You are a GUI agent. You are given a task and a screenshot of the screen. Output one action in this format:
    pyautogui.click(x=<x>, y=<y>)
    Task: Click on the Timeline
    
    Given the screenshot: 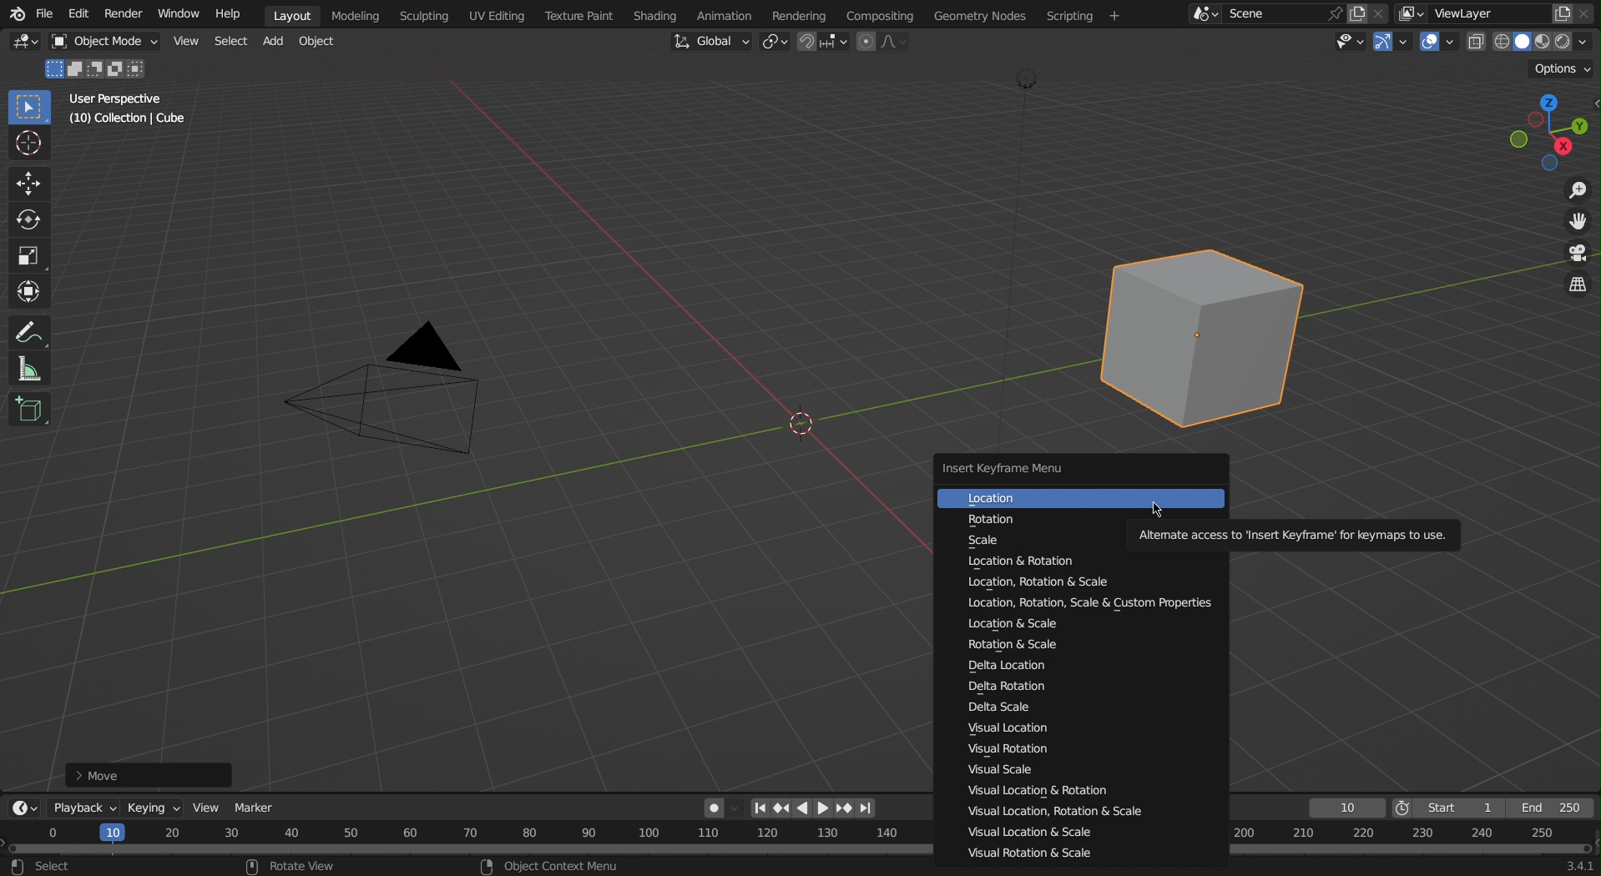 What is the action you would take?
    pyautogui.click(x=464, y=849)
    